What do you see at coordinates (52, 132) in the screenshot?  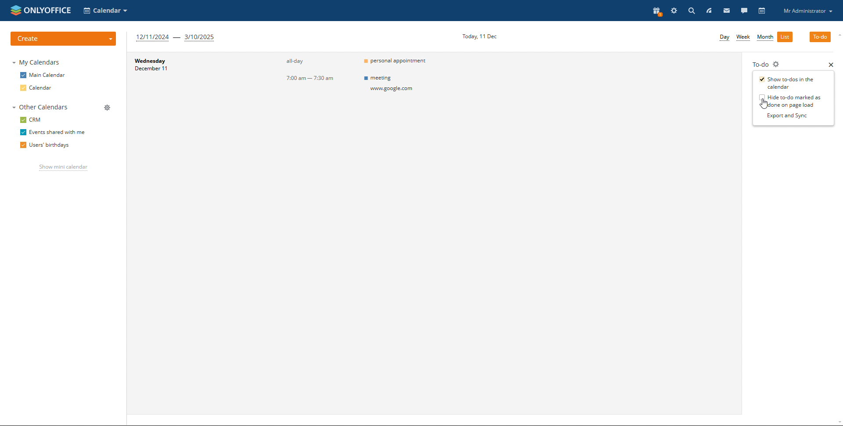 I see `events shared with me` at bounding box center [52, 132].